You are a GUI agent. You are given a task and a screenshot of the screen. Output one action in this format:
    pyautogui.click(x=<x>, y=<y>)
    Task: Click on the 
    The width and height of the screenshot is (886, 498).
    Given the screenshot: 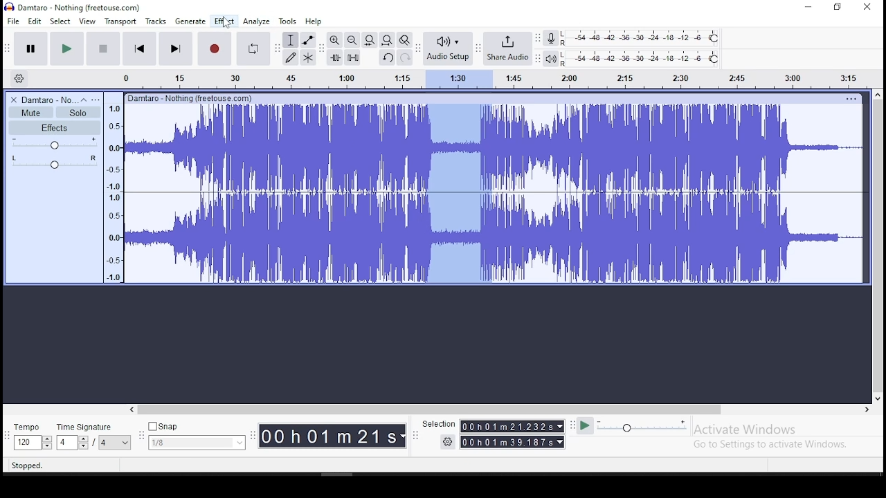 What is the action you would take?
    pyautogui.click(x=8, y=47)
    